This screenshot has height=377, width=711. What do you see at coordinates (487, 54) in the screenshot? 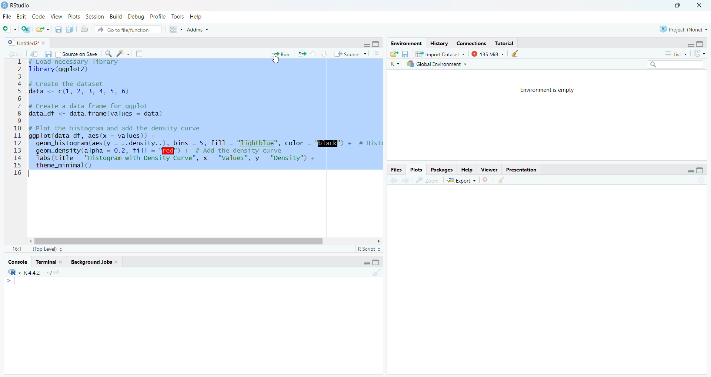
I see `157 MiB` at bounding box center [487, 54].